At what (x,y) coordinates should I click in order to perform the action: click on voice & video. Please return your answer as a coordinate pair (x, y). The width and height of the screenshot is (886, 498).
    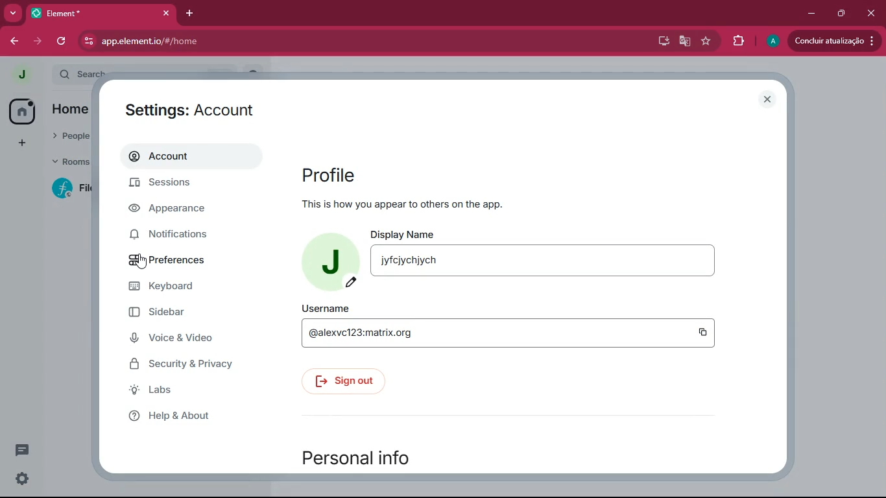
    Looking at the image, I should click on (186, 339).